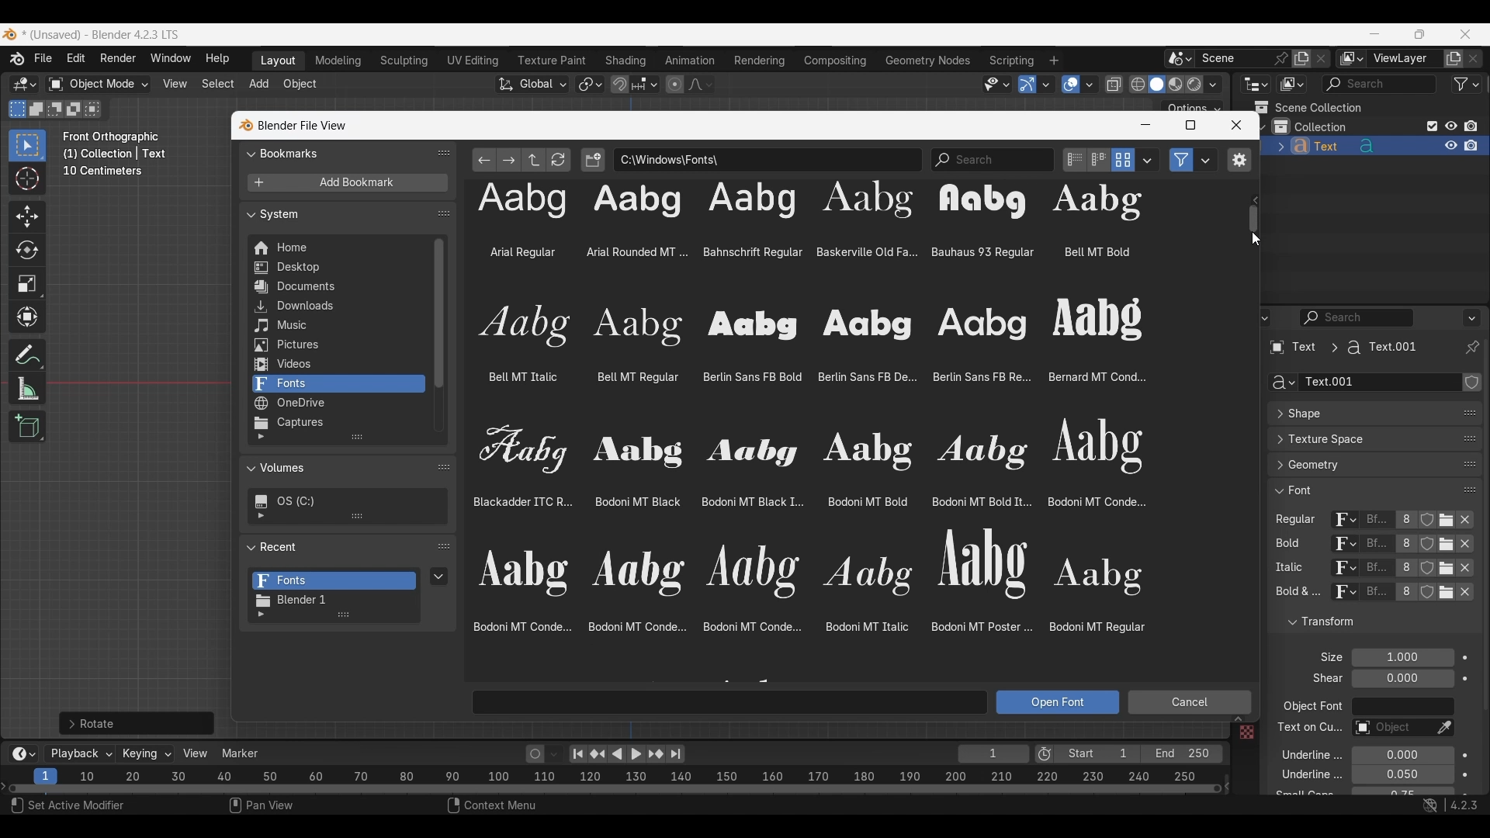  Describe the element at coordinates (1045, 754) in the screenshot. I see `Use preview range` at that location.